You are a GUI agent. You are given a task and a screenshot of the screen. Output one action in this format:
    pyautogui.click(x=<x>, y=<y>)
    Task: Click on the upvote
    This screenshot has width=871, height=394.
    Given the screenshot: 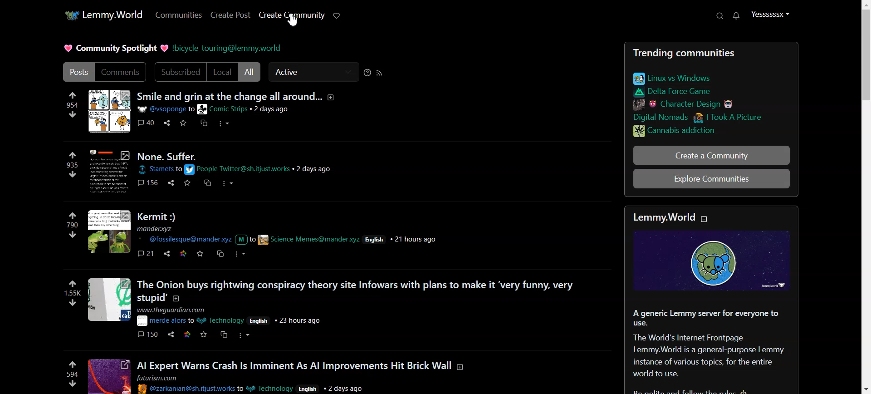 What is the action you would take?
    pyautogui.click(x=73, y=95)
    